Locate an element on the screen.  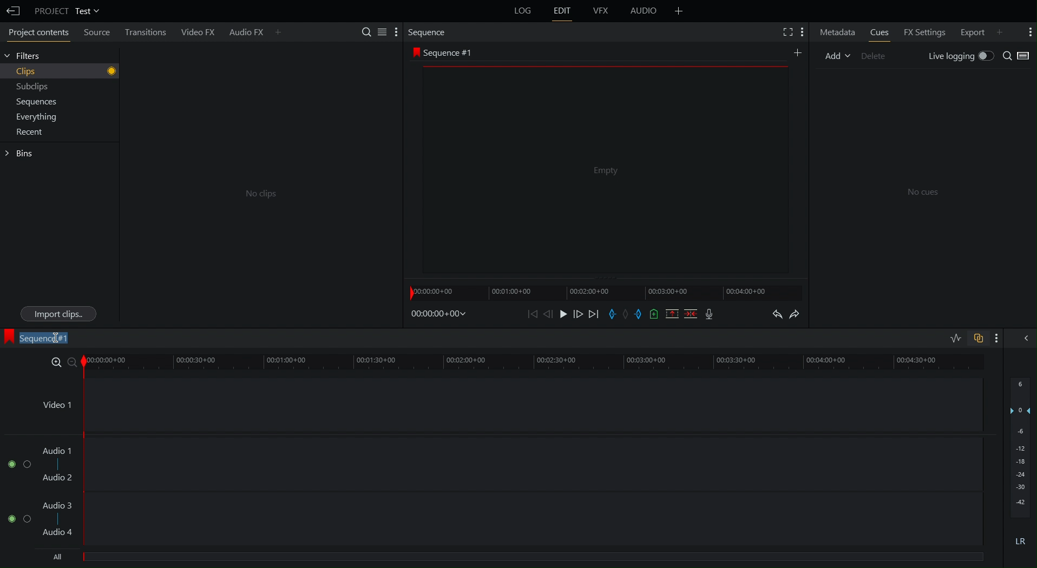
Project contents is located at coordinates (34, 31).